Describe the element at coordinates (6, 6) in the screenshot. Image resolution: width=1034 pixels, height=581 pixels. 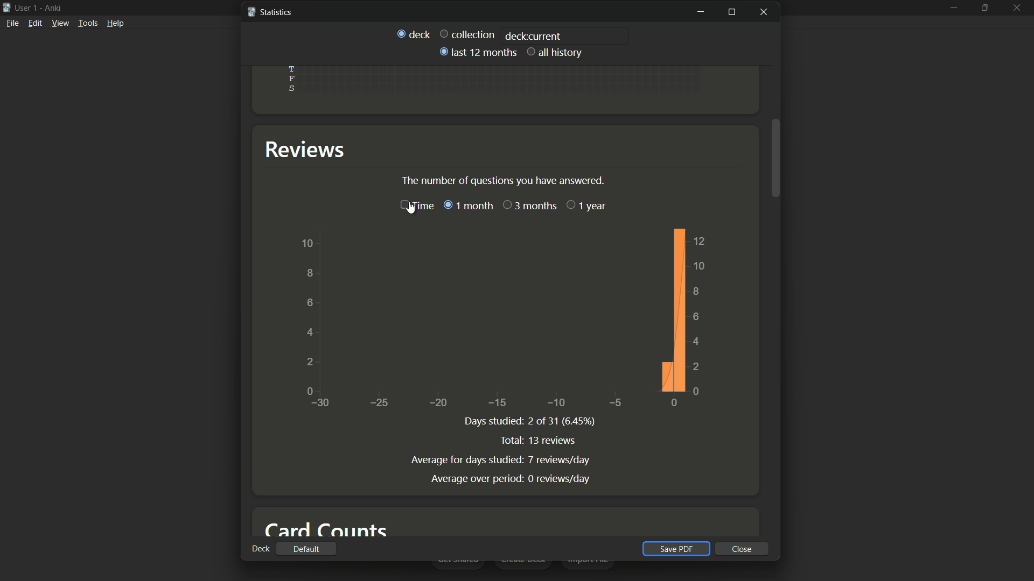
I see `app icon` at that location.